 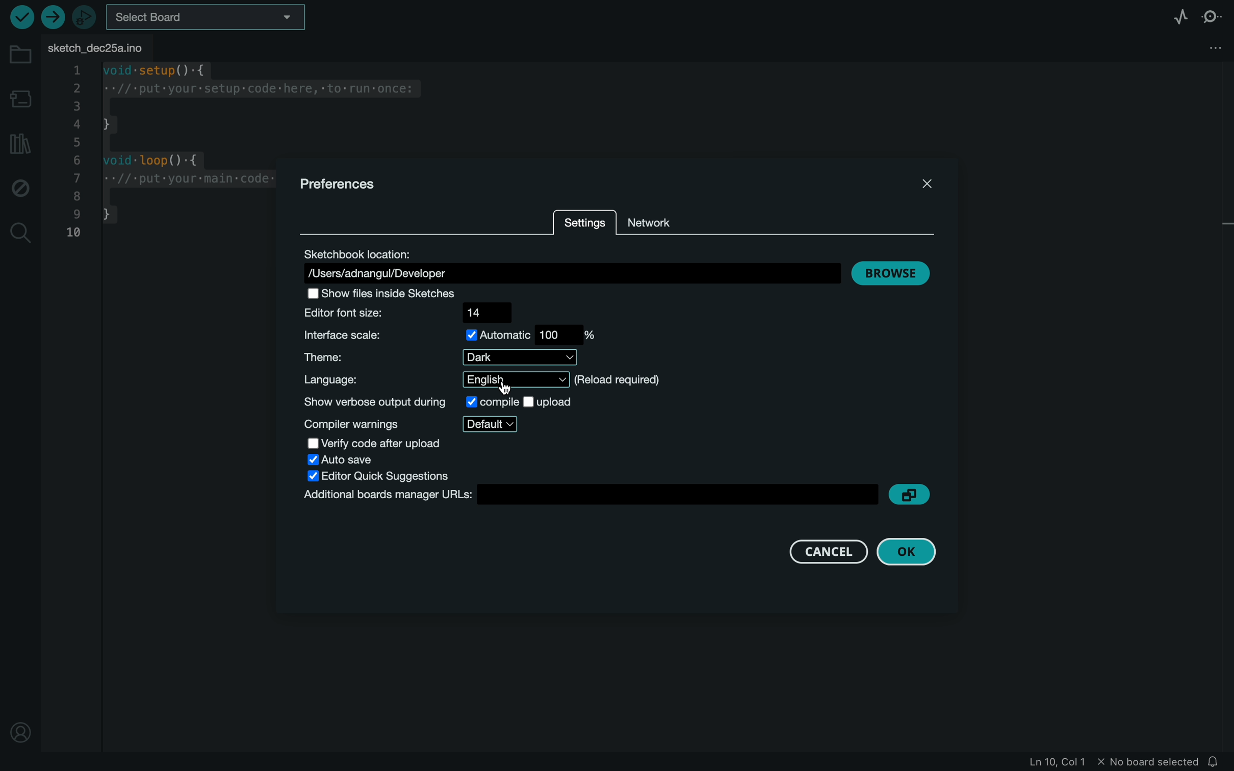 I want to click on file  infomation, so click(x=1098, y=763).